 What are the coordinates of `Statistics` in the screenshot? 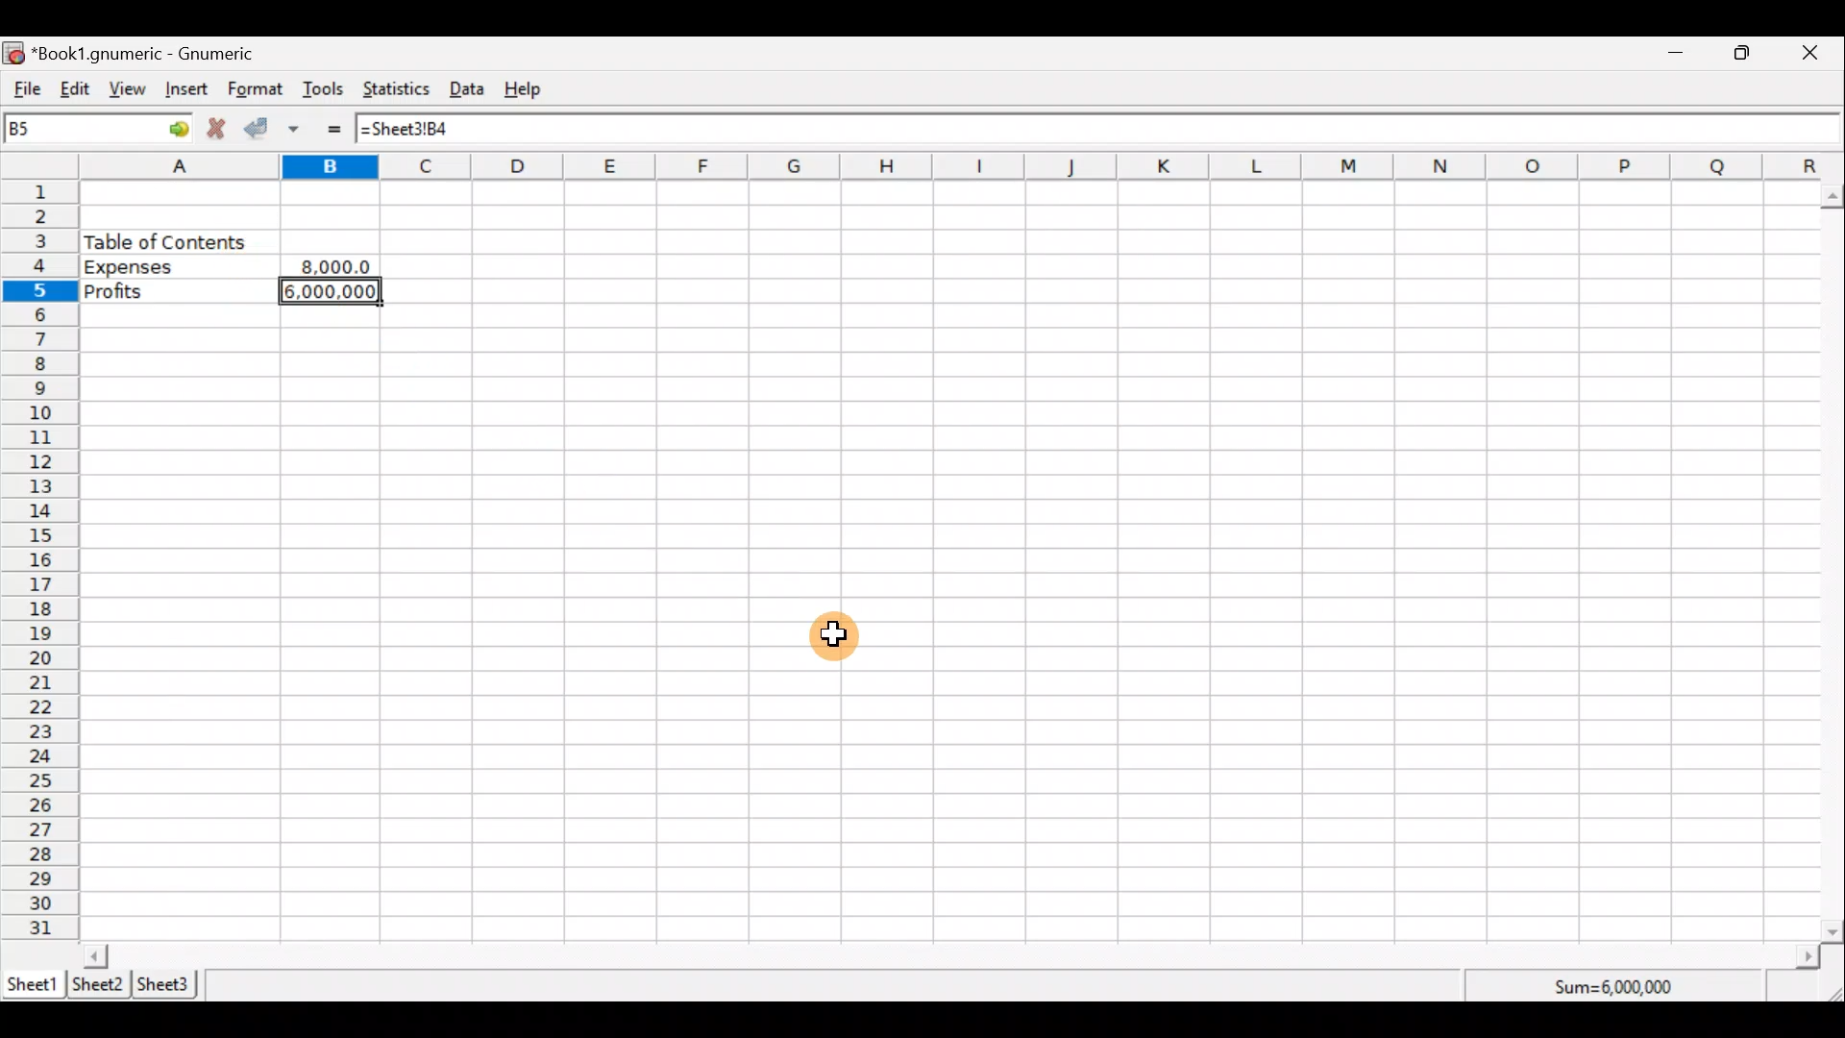 It's located at (400, 91).